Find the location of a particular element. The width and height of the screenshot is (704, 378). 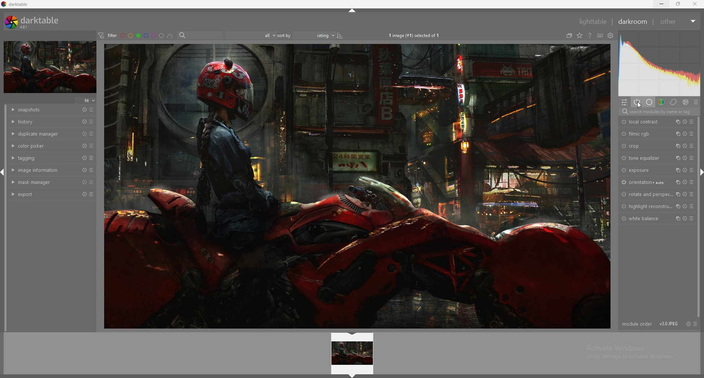

photo heatmap is located at coordinates (660, 63).